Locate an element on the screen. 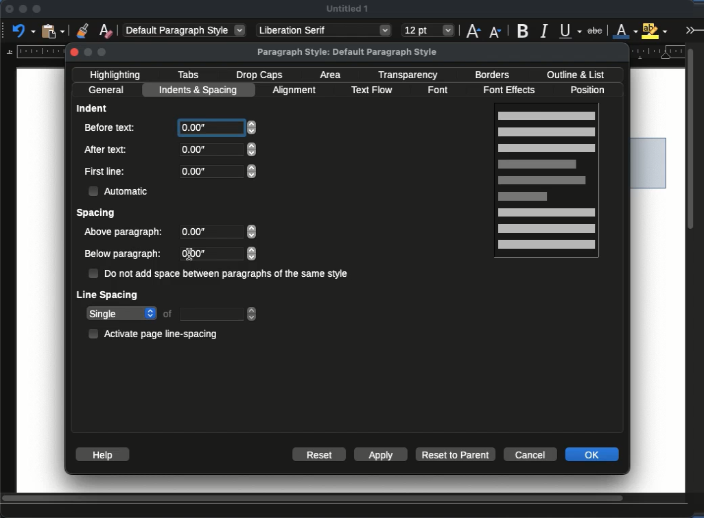 Image resolution: width=704 pixels, height=518 pixels. 0.00 is located at coordinates (231, 254).